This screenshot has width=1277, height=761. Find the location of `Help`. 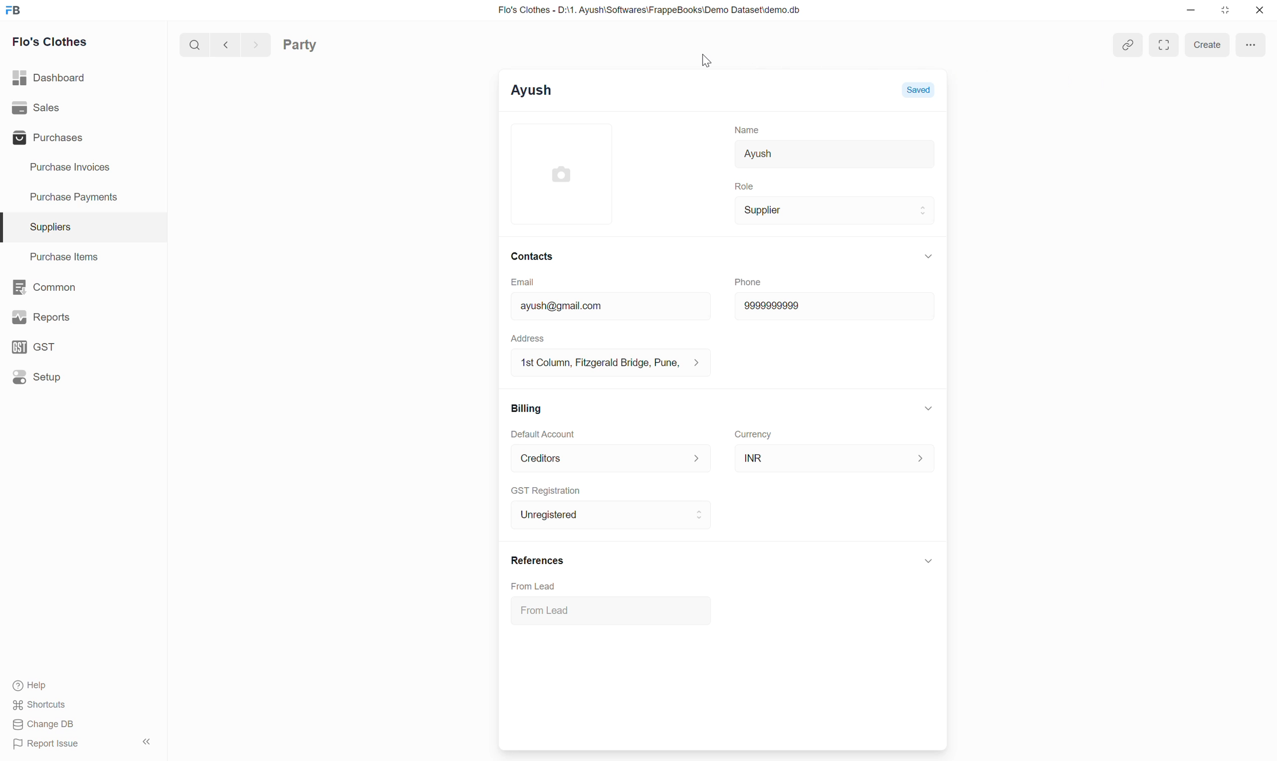

Help is located at coordinates (40, 686).